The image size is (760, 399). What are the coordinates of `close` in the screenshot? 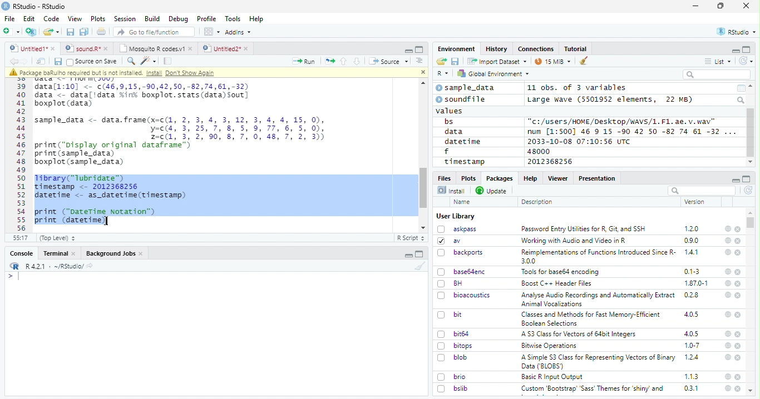 It's located at (739, 335).